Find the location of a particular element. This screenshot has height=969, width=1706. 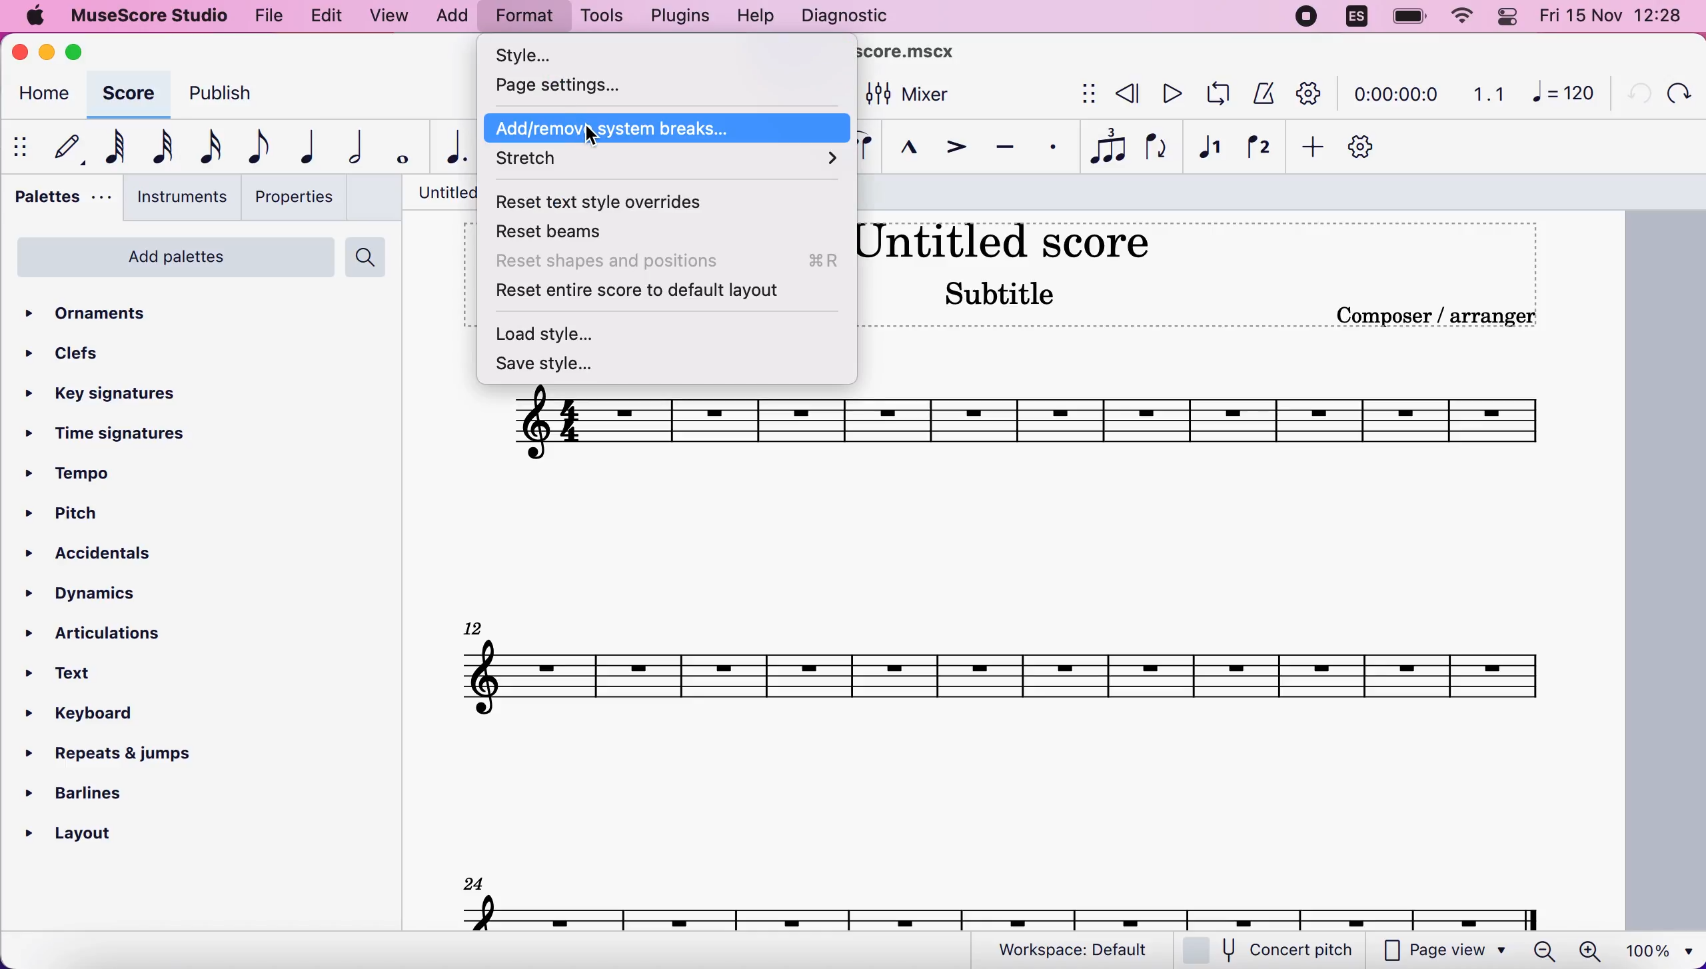

key signature is located at coordinates (116, 395).